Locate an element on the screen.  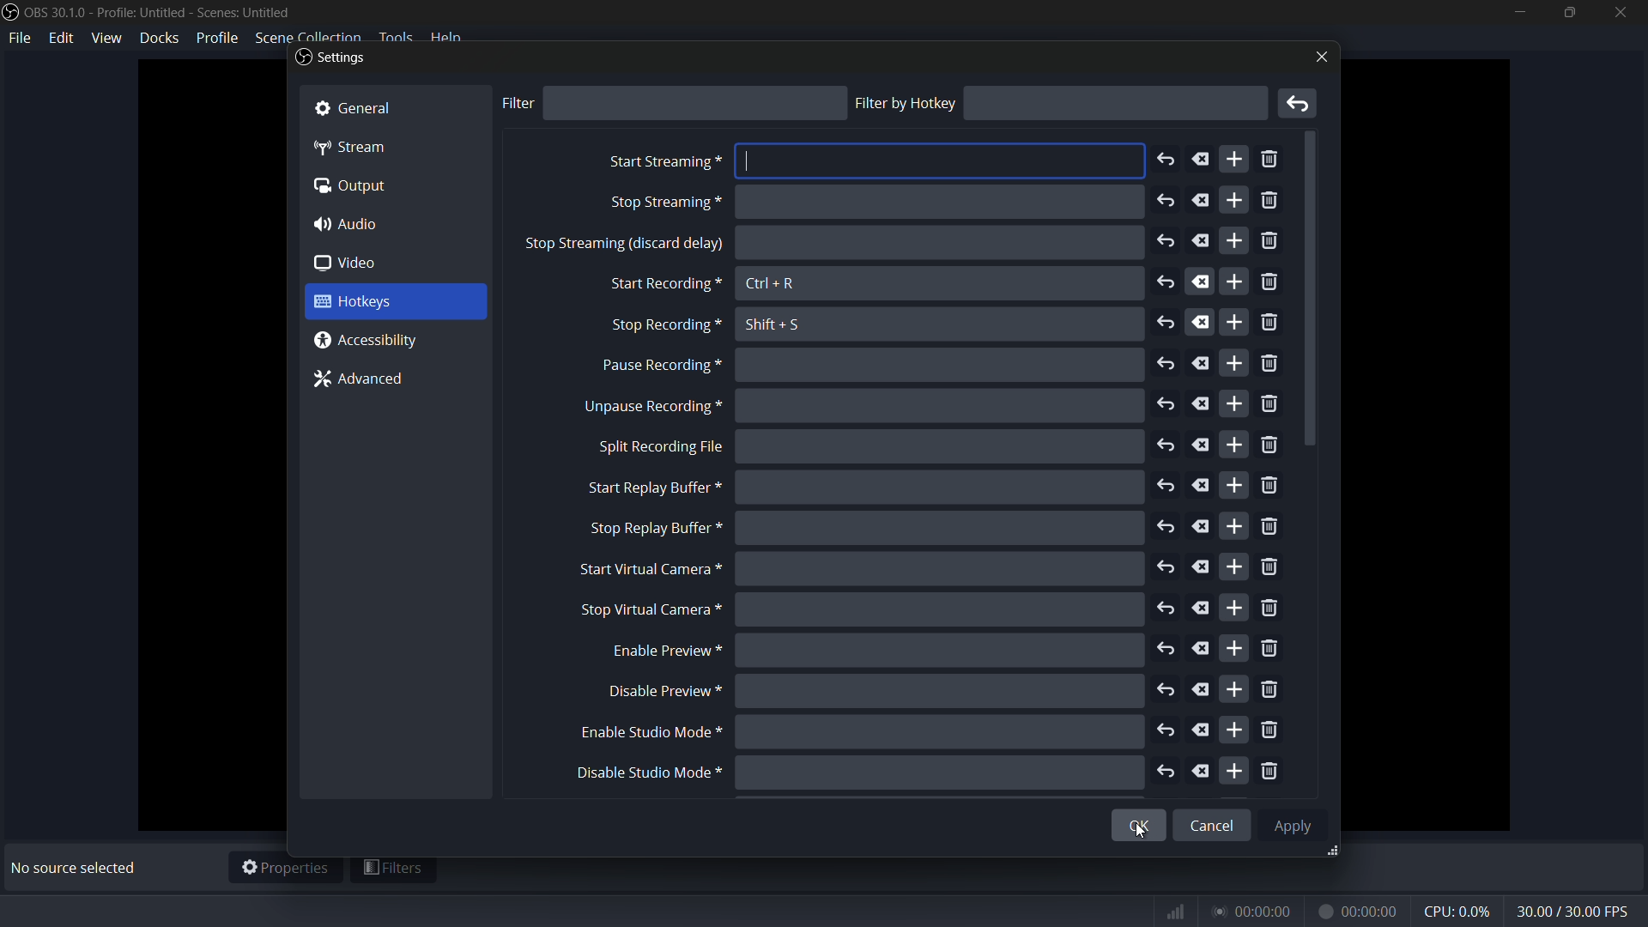
delete is located at coordinates (1198, 567).